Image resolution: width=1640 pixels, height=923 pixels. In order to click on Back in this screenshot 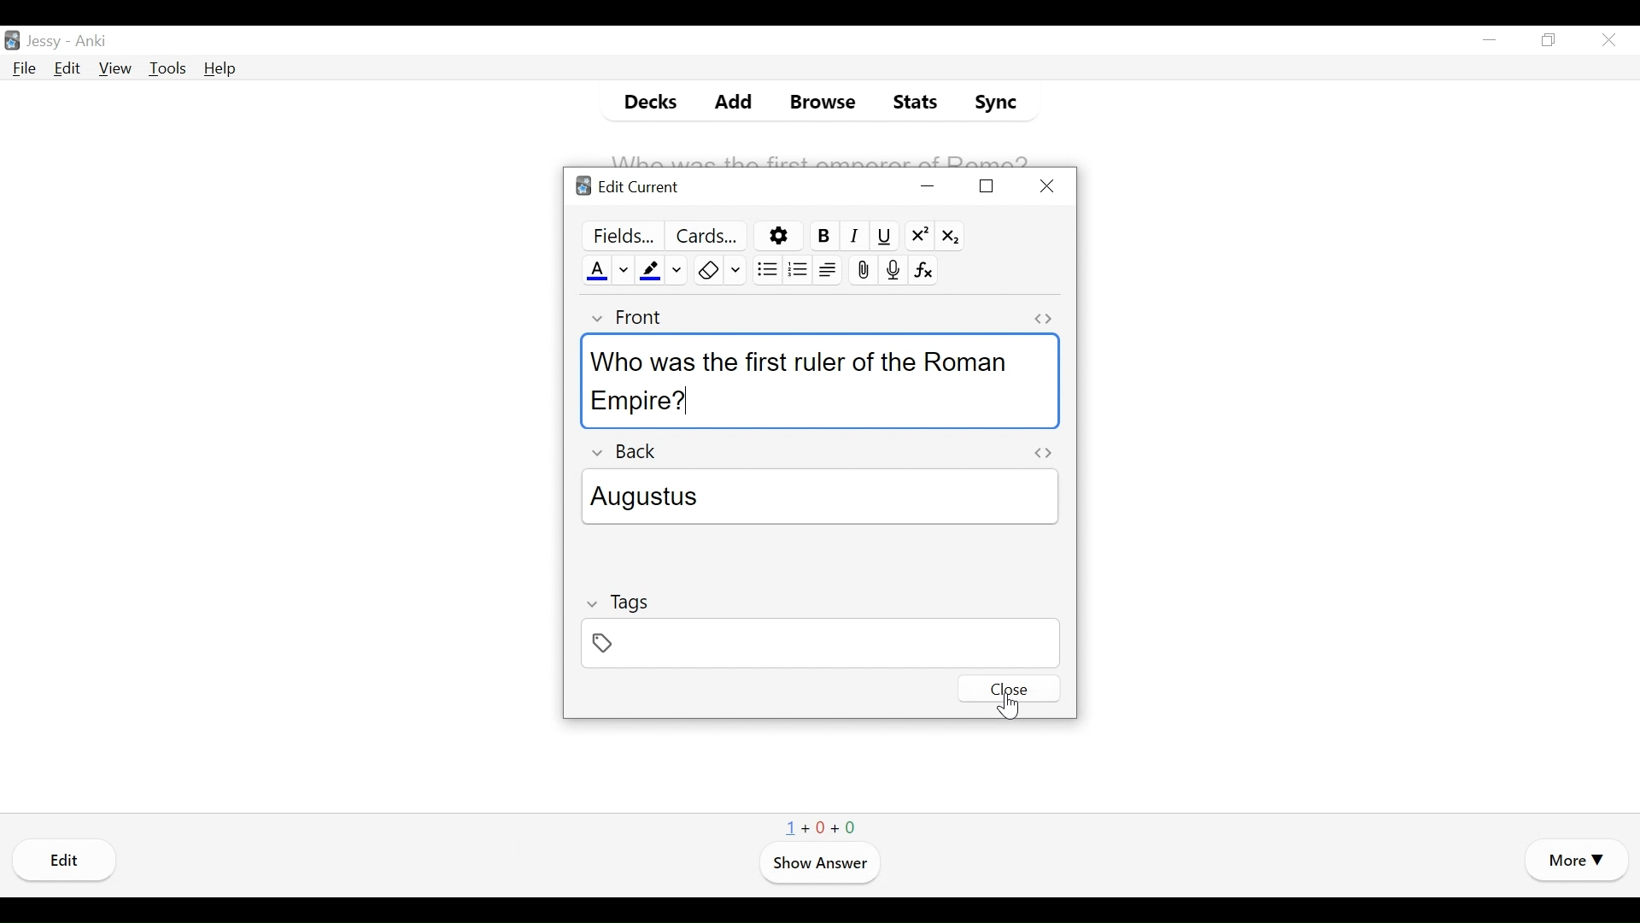, I will do `click(627, 452)`.